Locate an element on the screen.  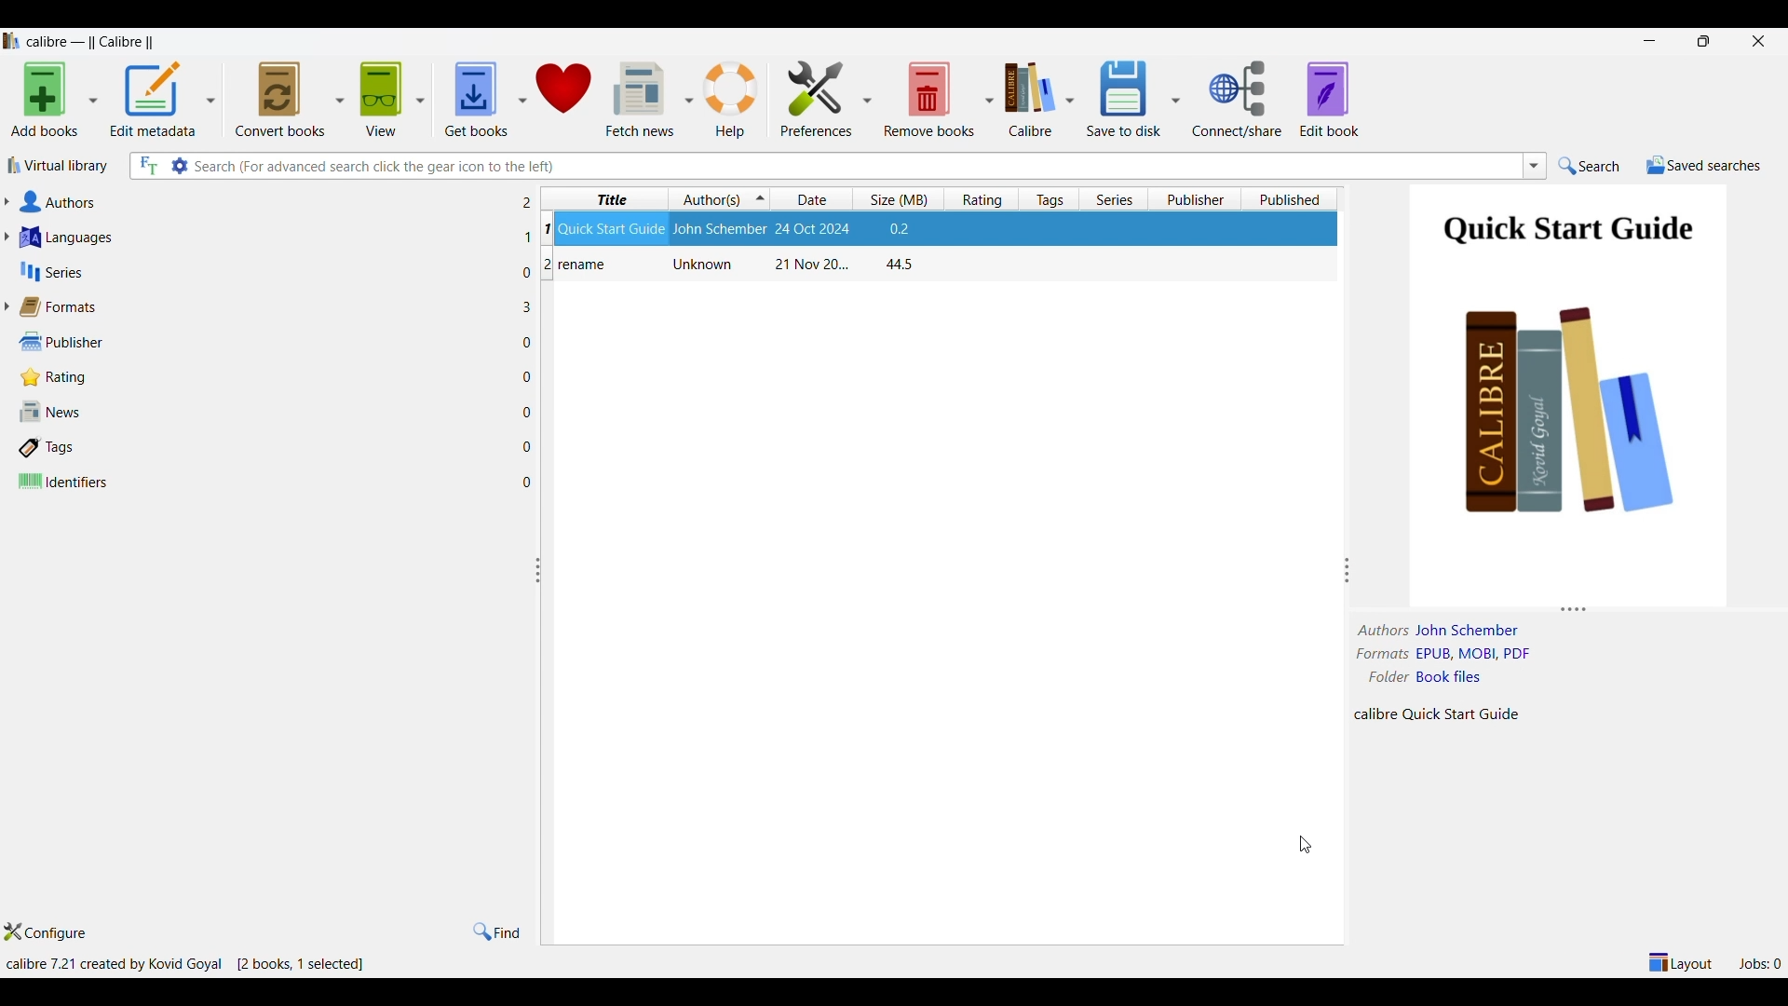
News is located at coordinates (262, 411).